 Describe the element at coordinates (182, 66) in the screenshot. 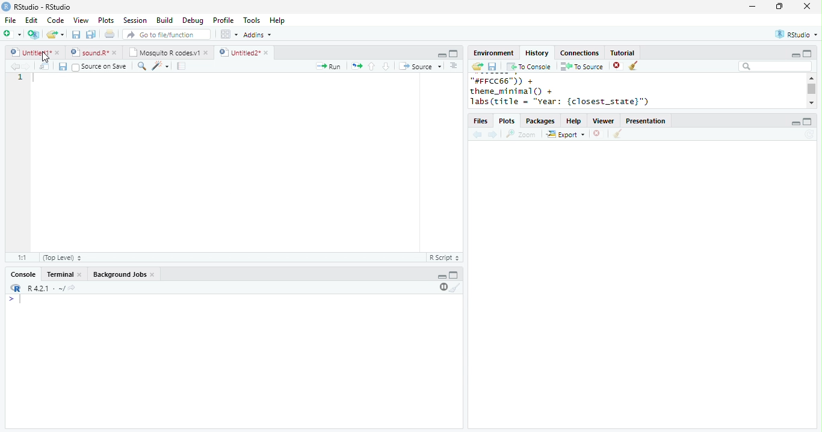

I see `compile report` at that location.